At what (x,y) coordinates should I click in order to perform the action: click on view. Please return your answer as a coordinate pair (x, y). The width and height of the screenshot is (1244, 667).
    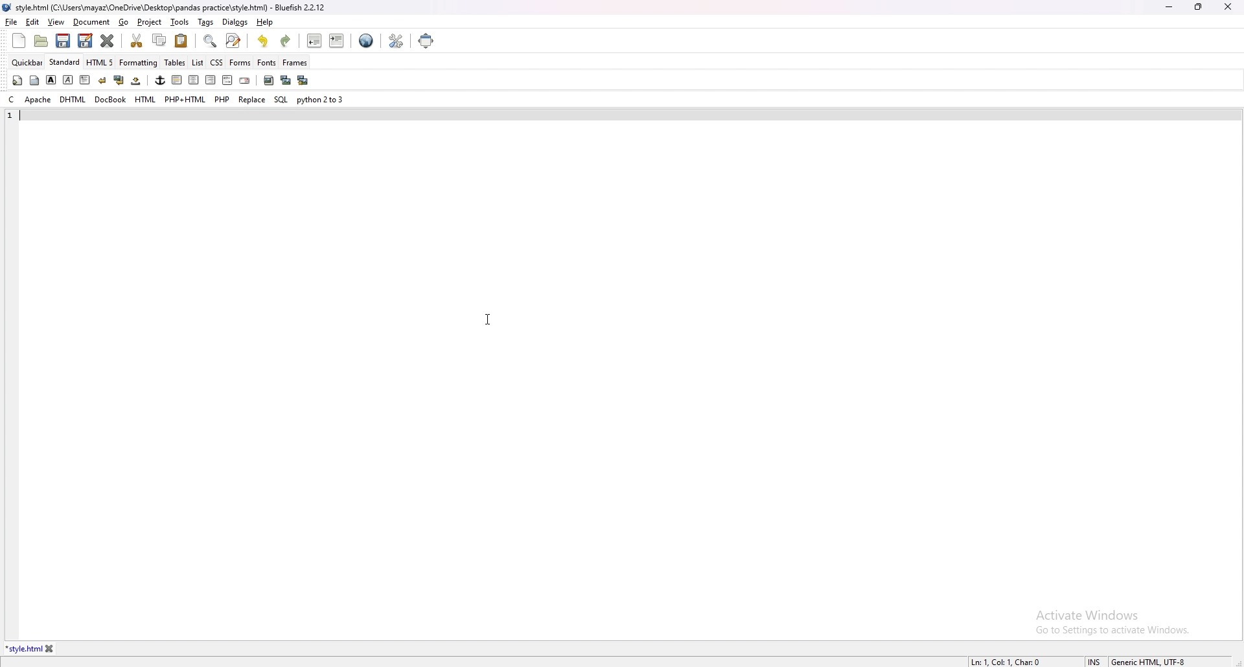
    Looking at the image, I should click on (56, 22).